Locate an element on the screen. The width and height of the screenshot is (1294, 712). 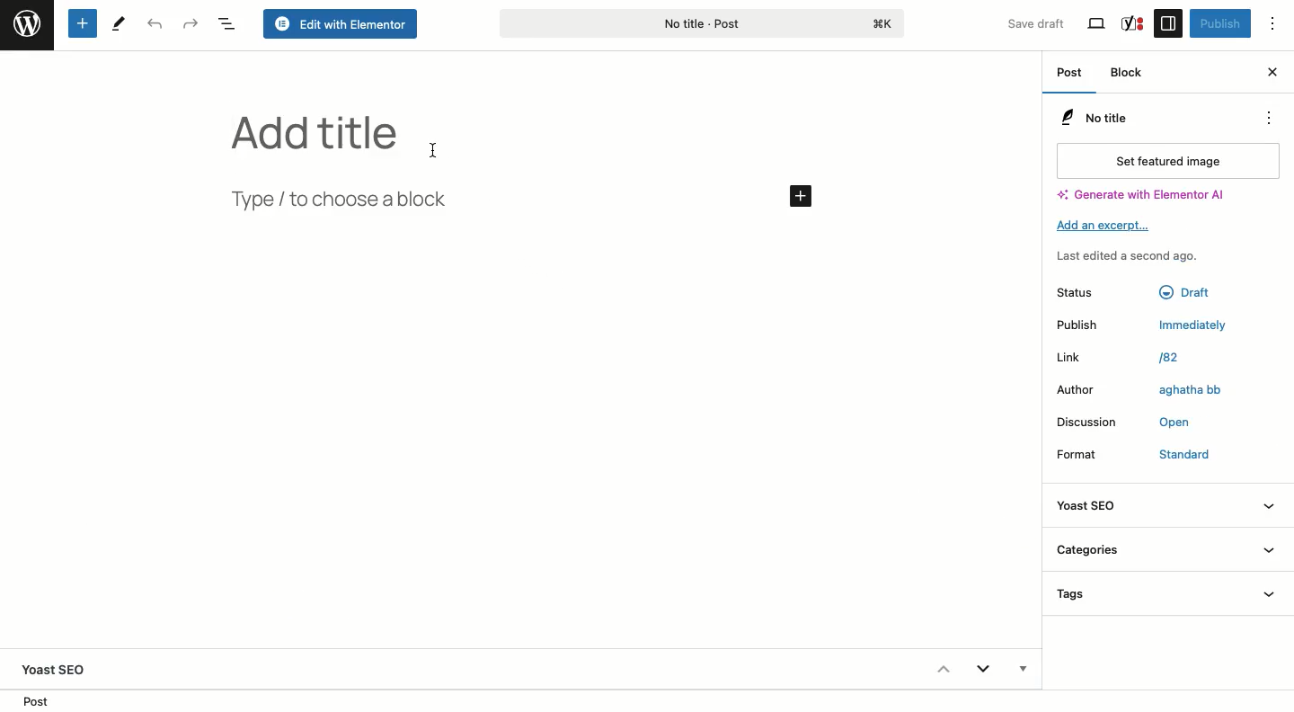
Post is located at coordinates (1071, 76).